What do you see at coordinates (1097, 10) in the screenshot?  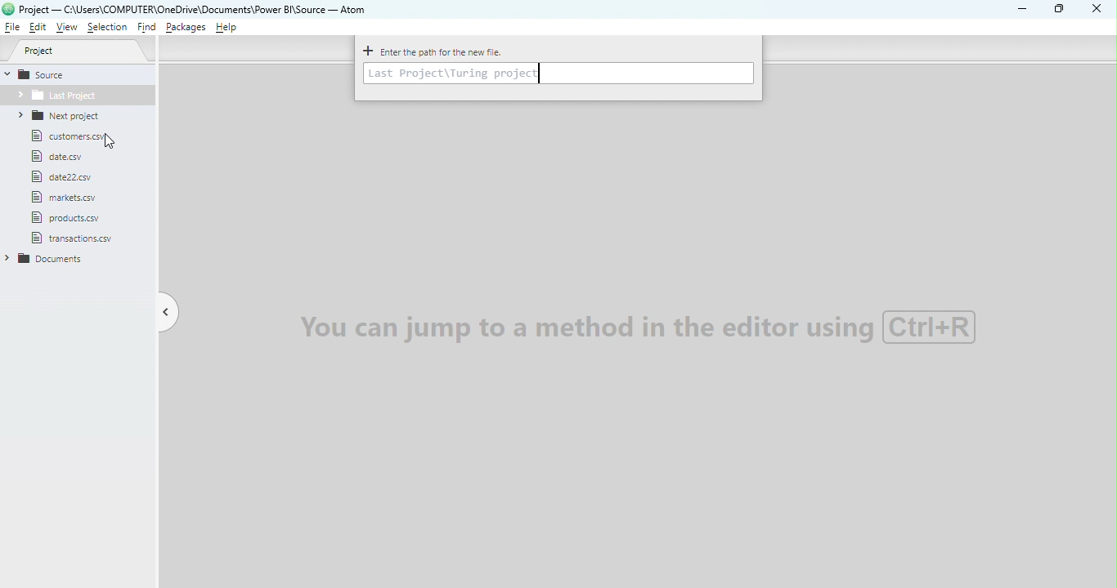 I see `Close` at bounding box center [1097, 10].